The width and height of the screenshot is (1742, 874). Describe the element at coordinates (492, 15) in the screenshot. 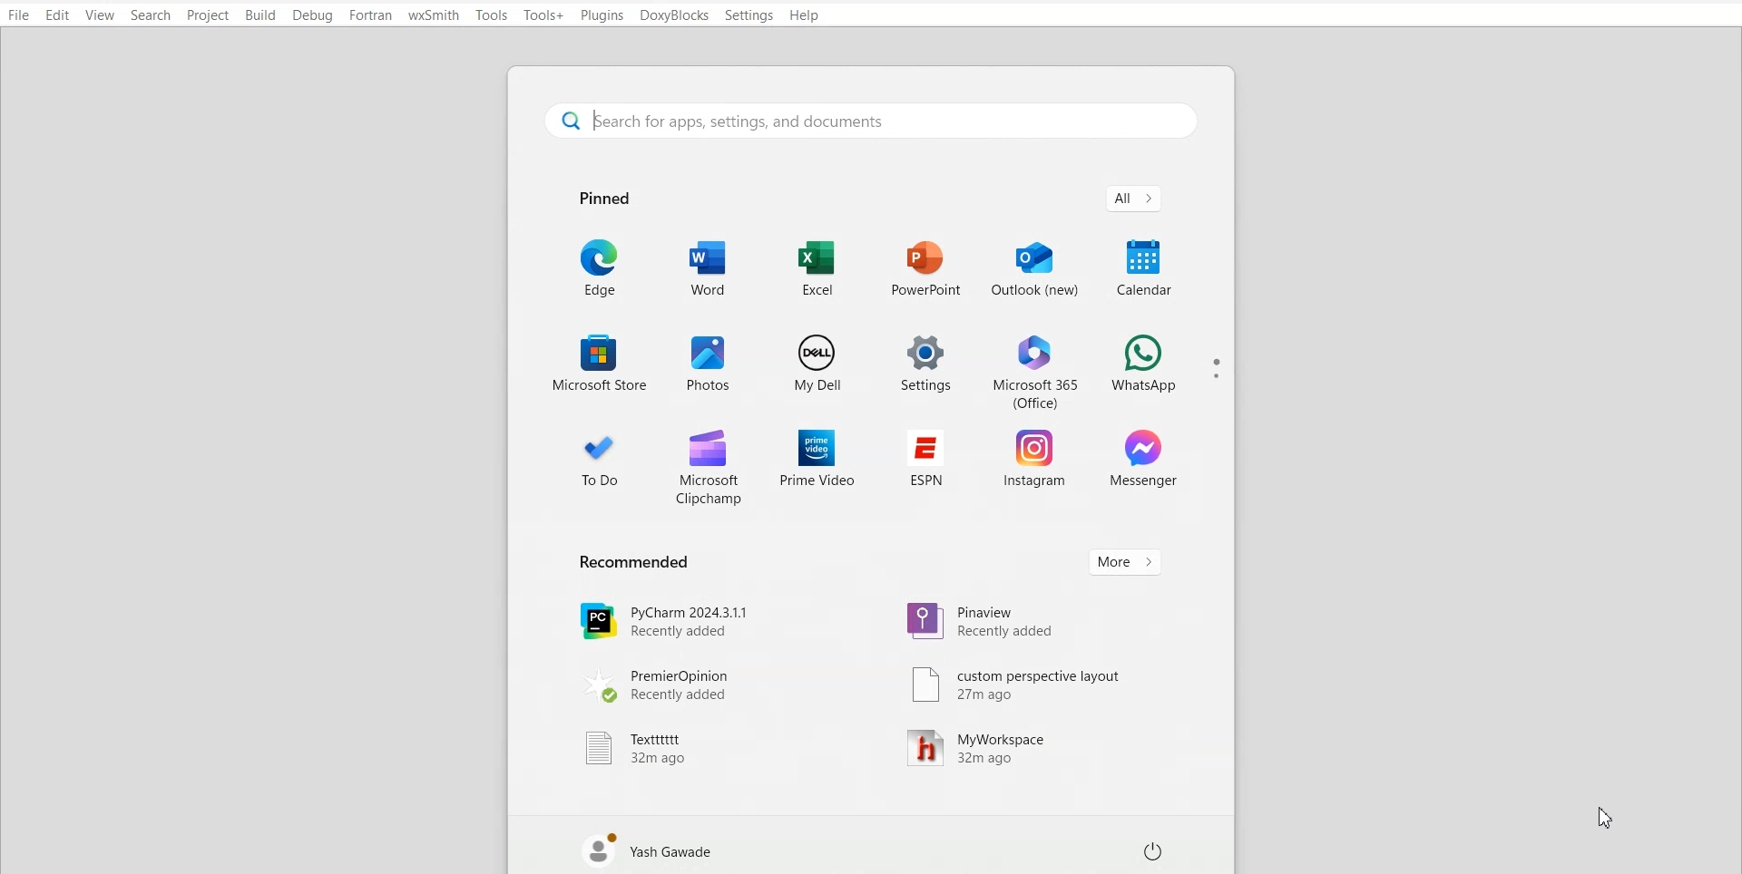

I see `Tool` at that location.